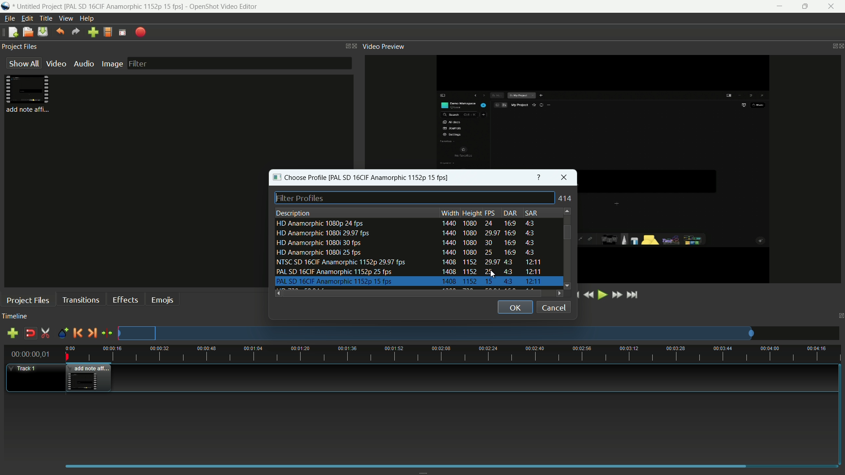 This screenshot has width=845, height=475. What do you see at coordinates (840, 47) in the screenshot?
I see `close video preview` at bounding box center [840, 47].